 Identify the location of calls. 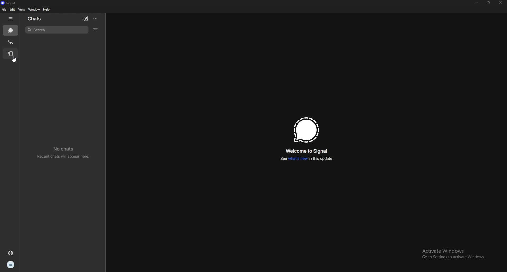
(10, 42).